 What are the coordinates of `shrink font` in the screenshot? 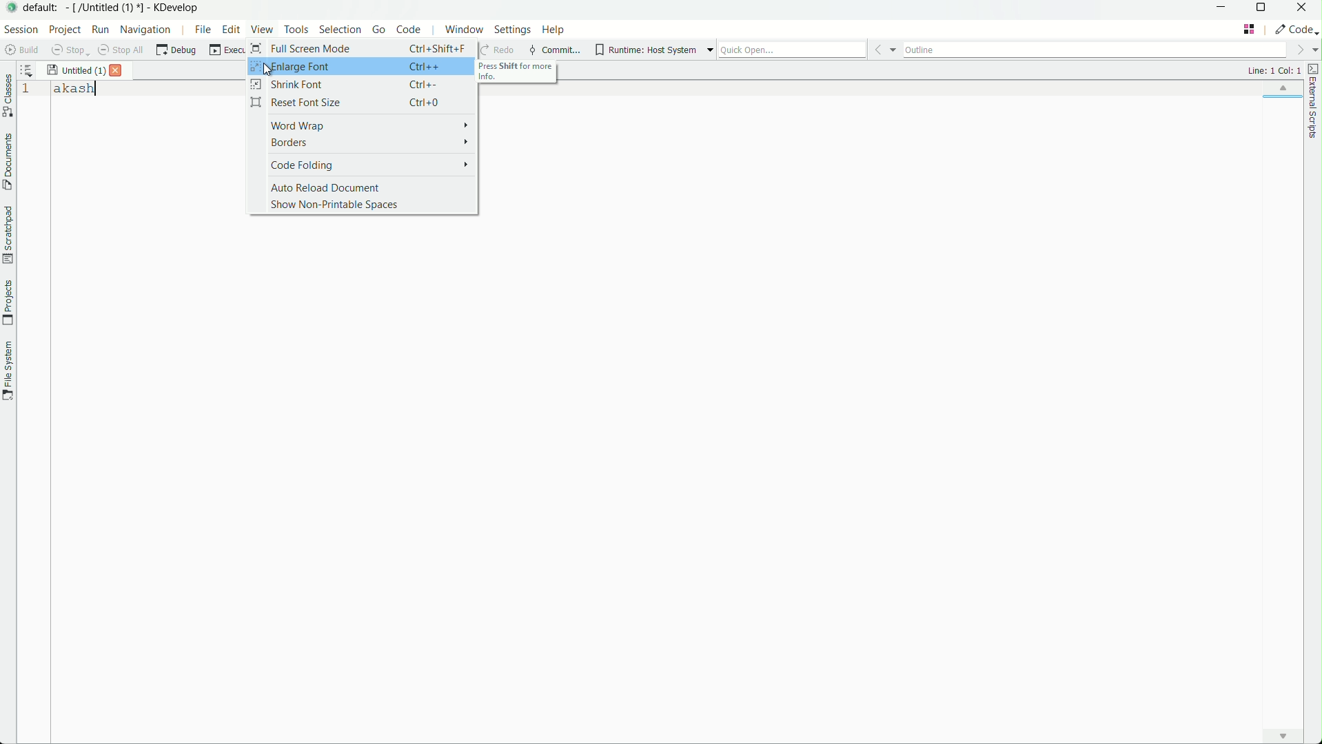 It's located at (363, 85).